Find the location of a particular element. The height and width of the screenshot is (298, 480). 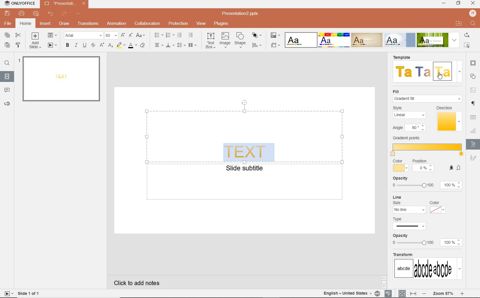

find is located at coordinates (473, 24).